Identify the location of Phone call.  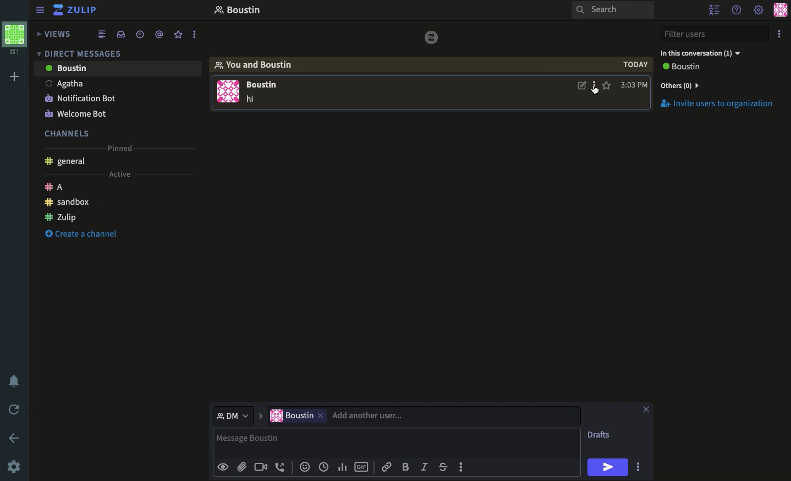
(283, 467).